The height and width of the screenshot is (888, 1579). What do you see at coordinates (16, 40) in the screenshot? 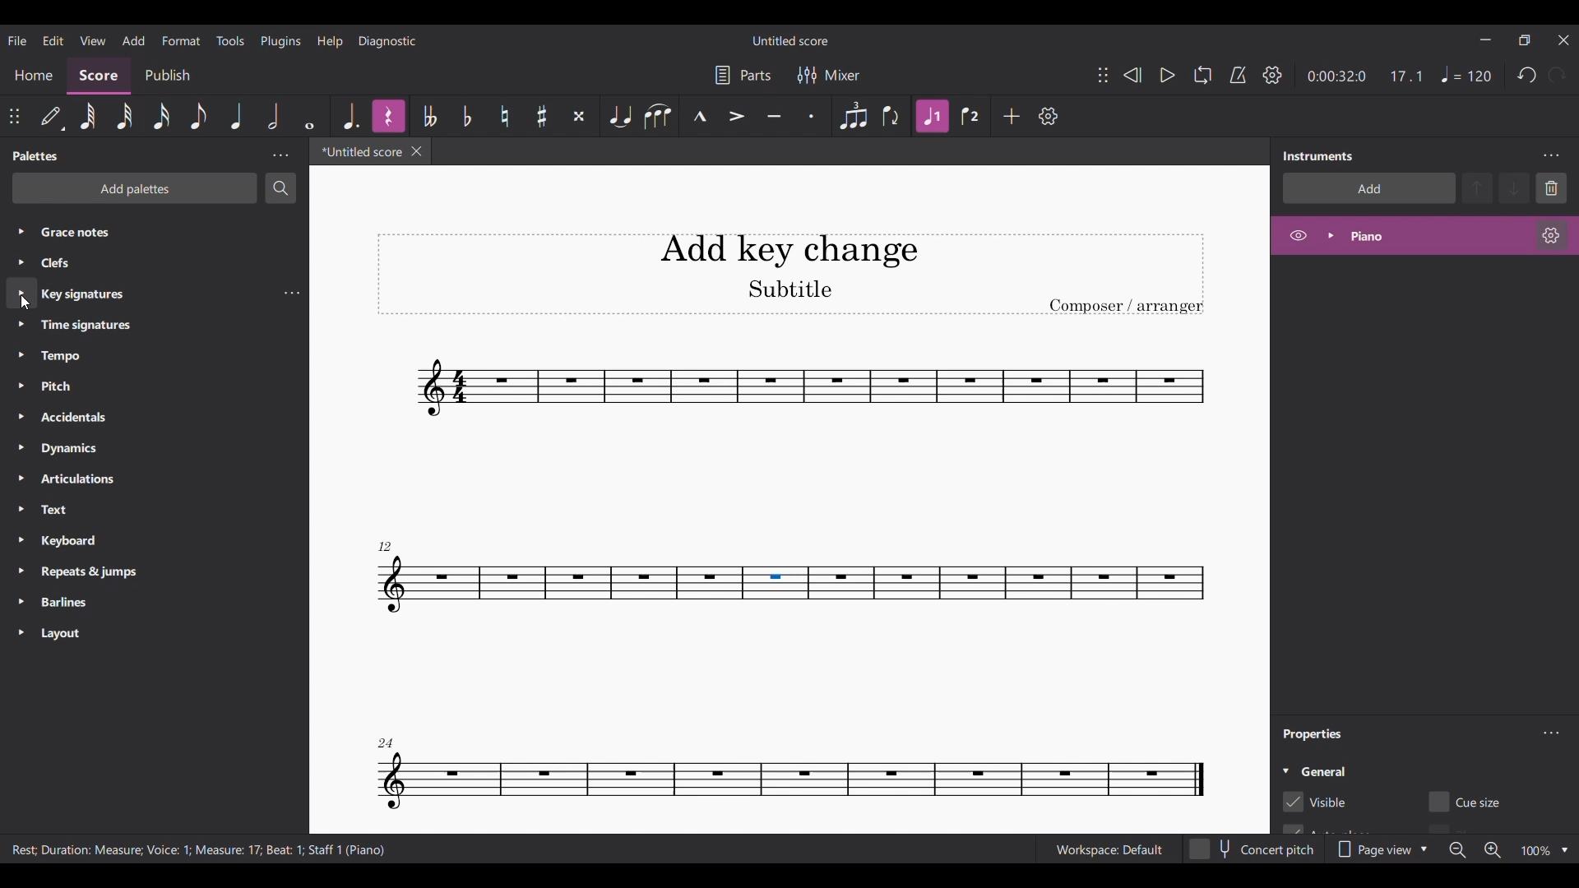
I see `File menu` at bounding box center [16, 40].